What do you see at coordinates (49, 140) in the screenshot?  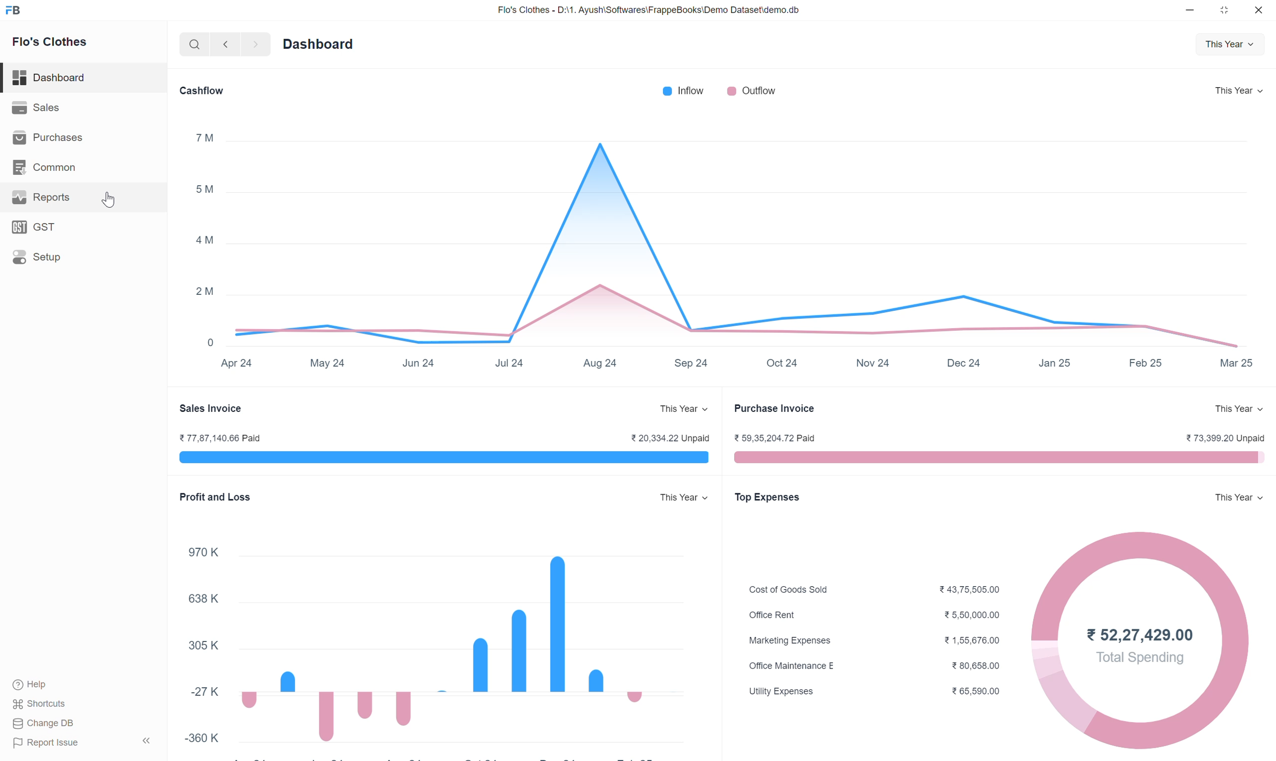 I see `Purchases` at bounding box center [49, 140].